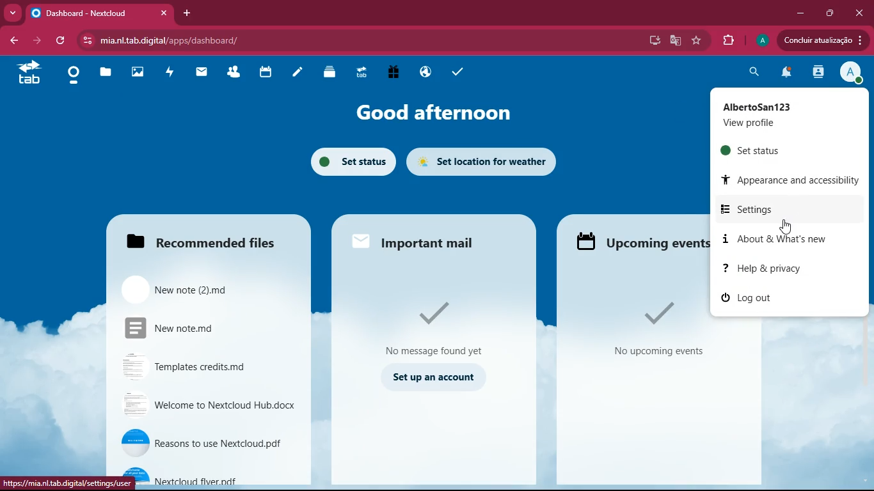 Image resolution: width=874 pixels, height=491 pixels. I want to click on settings, so click(796, 209).